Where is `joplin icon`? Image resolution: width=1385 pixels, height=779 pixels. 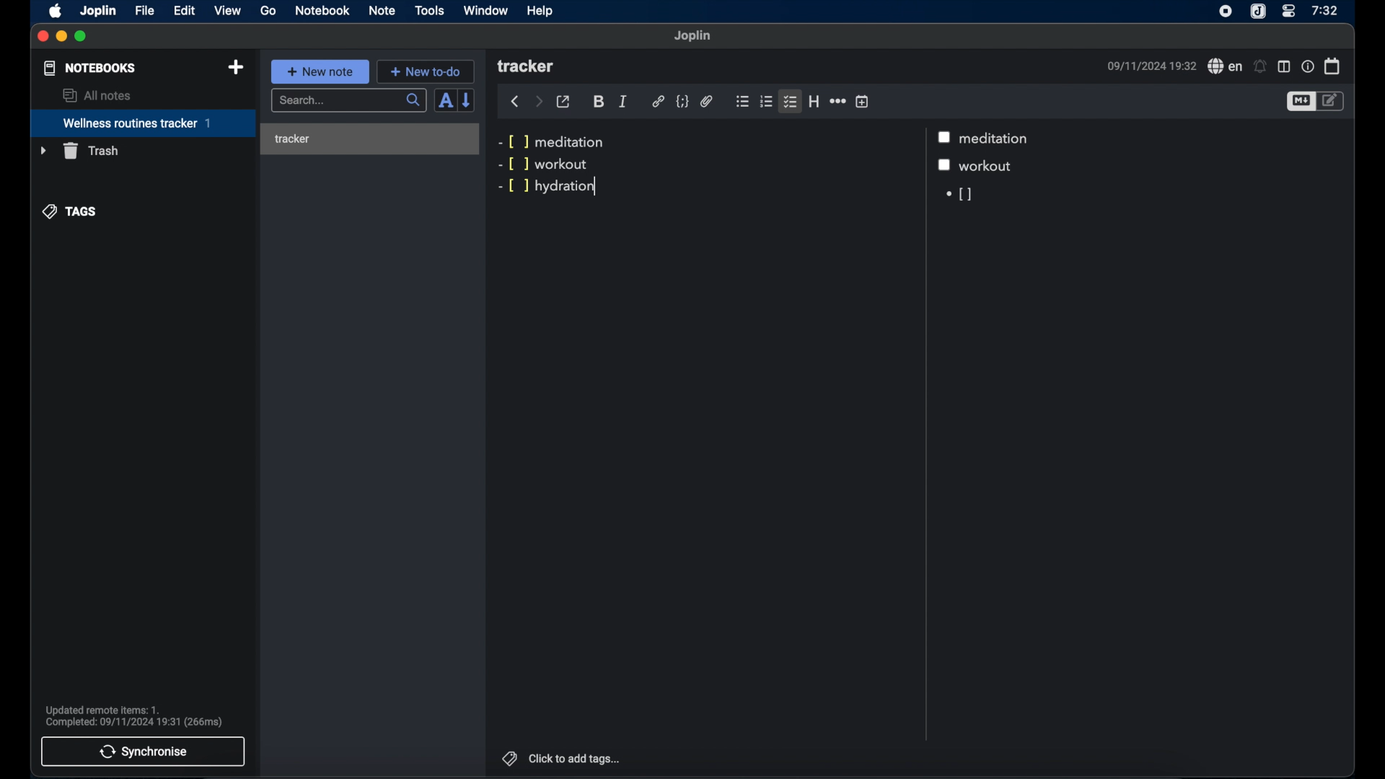 joplin icon is located at coordinates (1259, 12).